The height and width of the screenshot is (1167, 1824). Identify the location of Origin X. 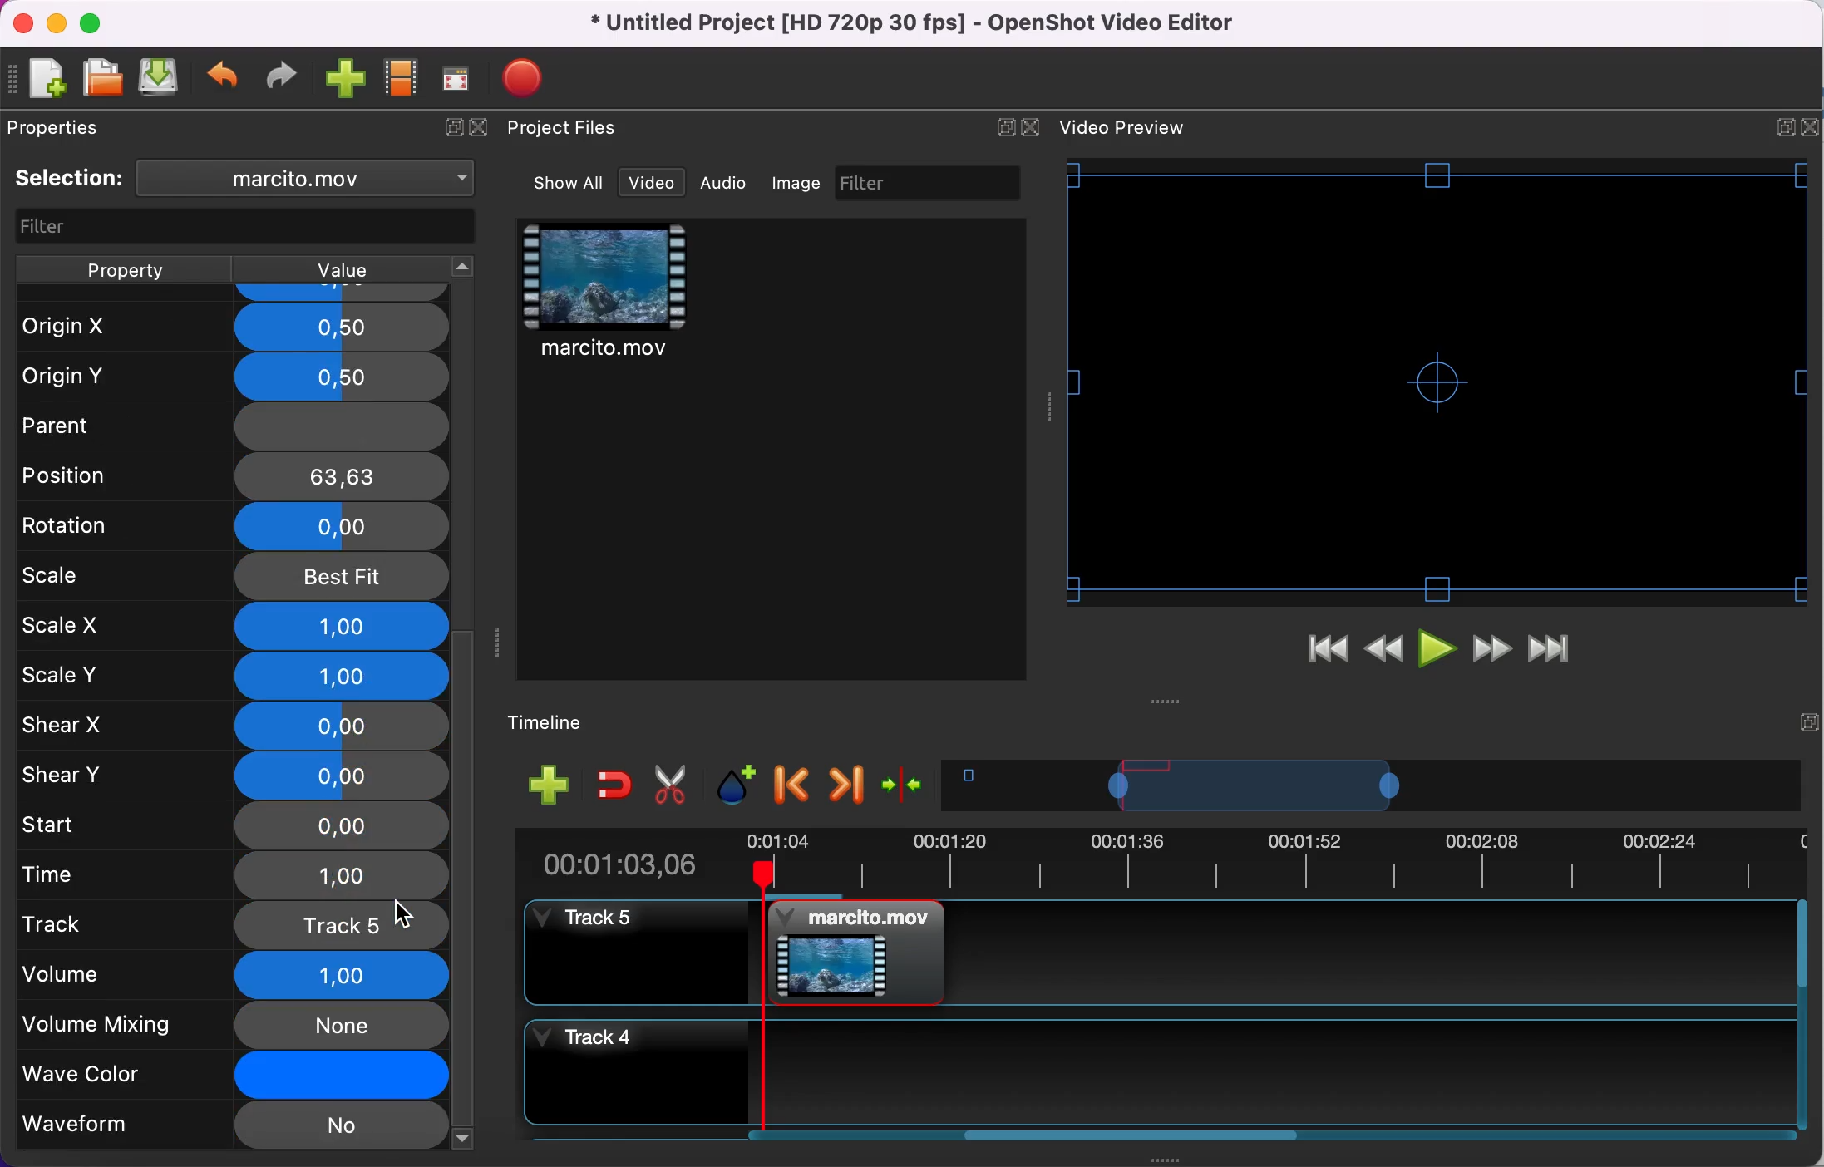
(231, 327).